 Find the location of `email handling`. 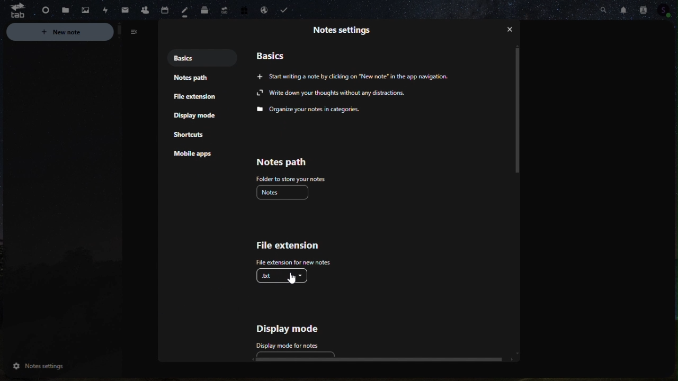

email handling is located at coordinates (262, 9).